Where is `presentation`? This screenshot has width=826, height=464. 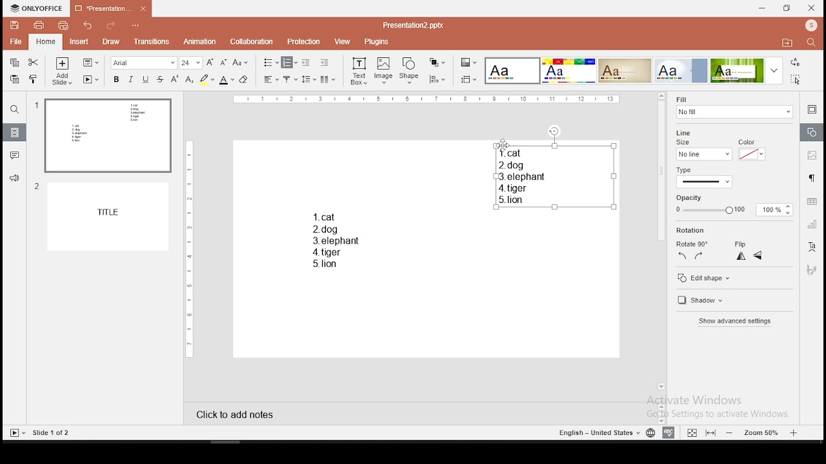
presentation is located at coordinates (111, 9).